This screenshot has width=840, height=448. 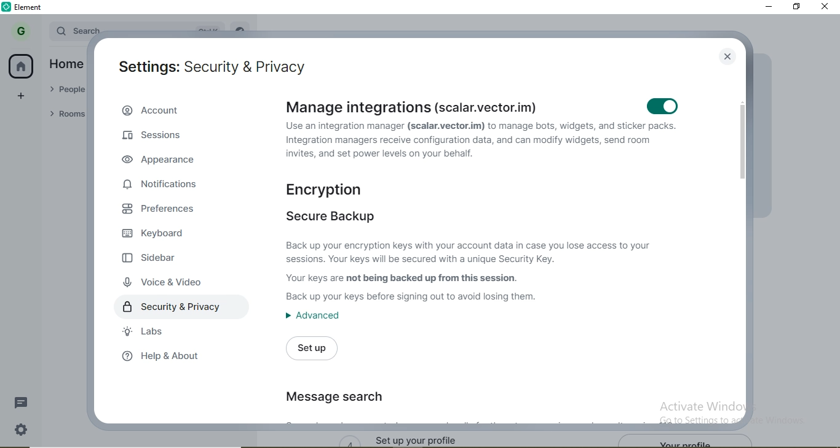 What do you see at coordinates (31, 7) in the screenshot?
I see `element` at bounding box center [31, 7].